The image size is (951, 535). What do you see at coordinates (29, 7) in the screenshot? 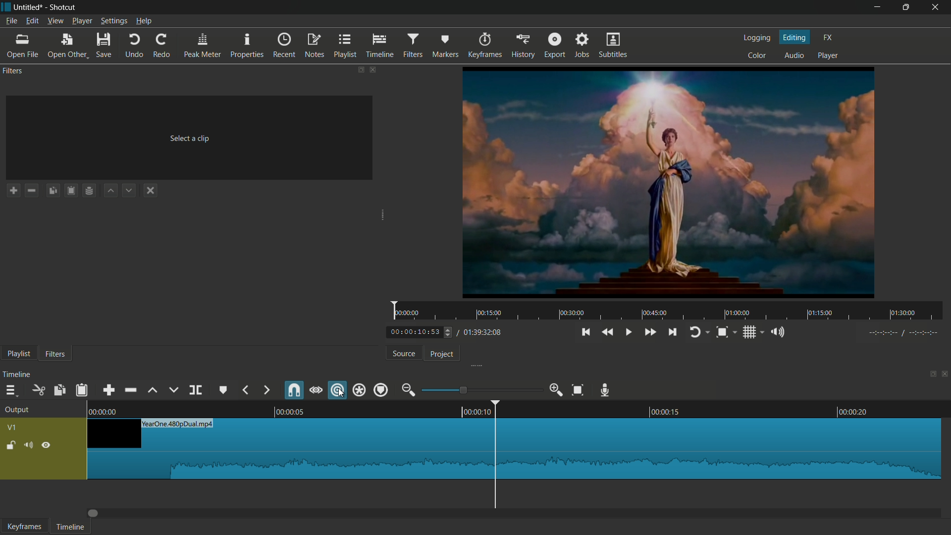
I see `project name` at bounding box center [29, 7].